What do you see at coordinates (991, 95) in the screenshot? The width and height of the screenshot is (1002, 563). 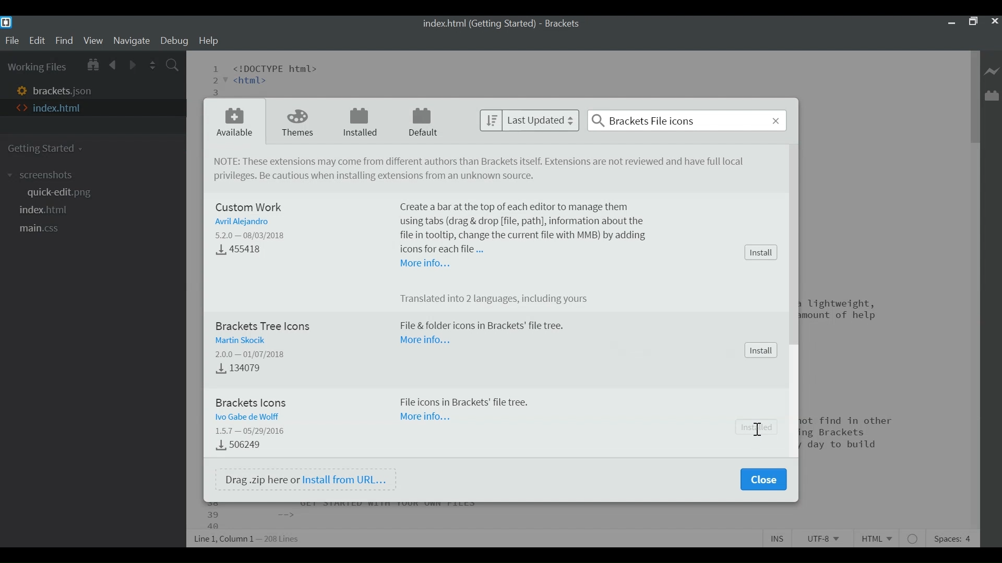 I see `Manage Extension` at bounding box center [991, 95].